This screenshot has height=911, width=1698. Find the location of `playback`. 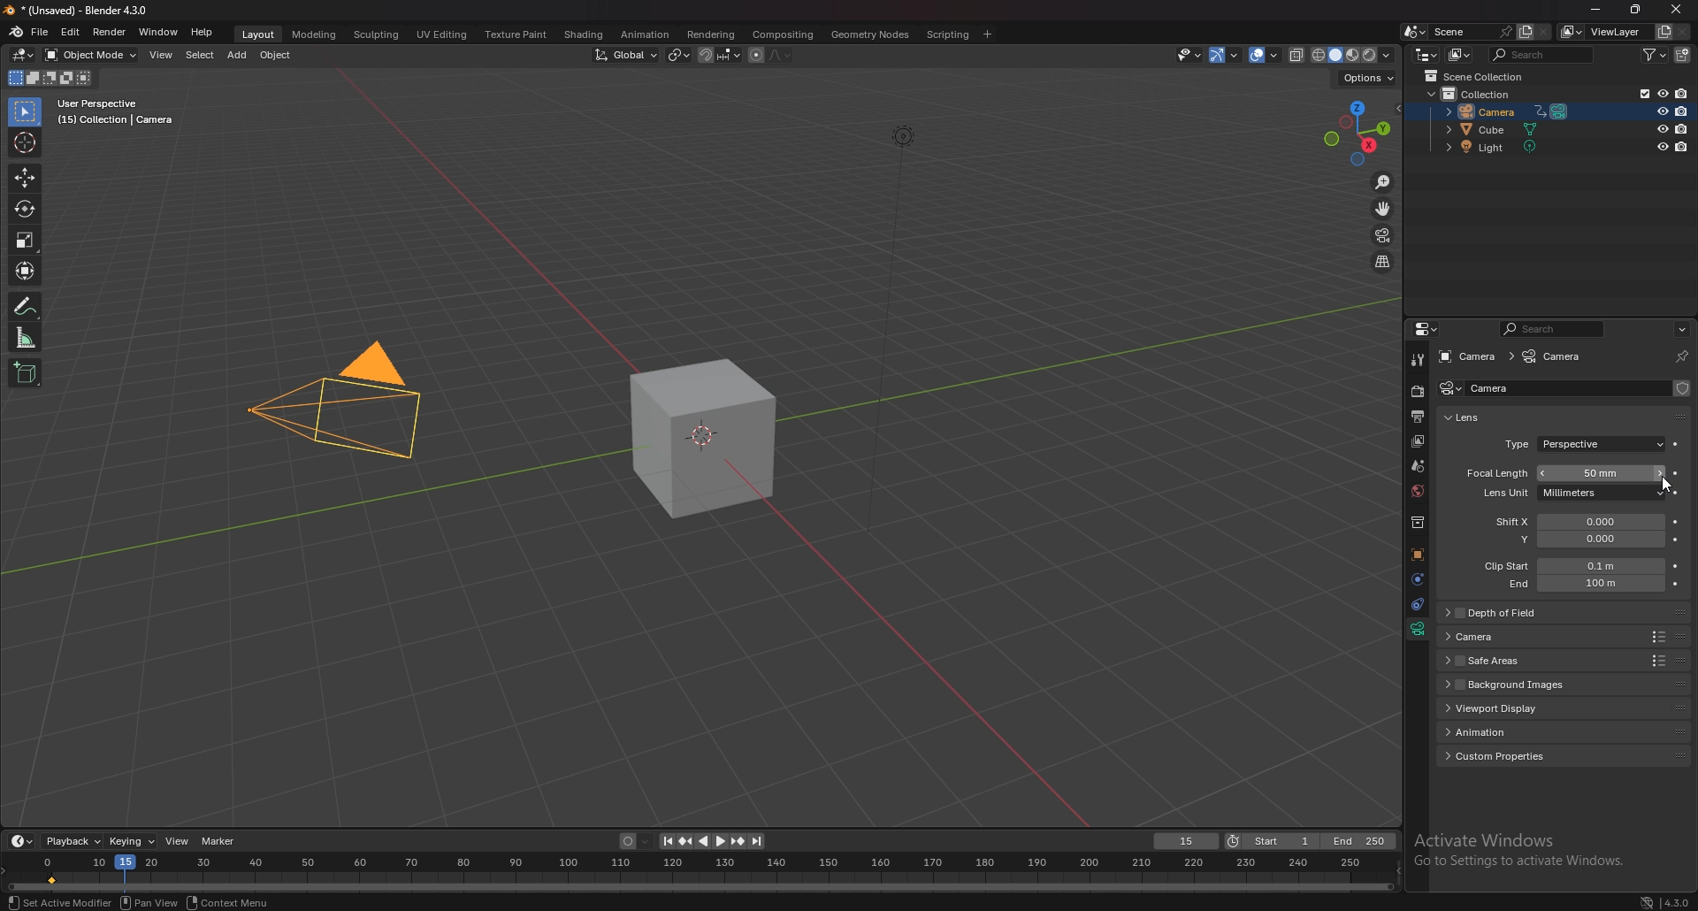

playback is located at coordinates (72, 841).